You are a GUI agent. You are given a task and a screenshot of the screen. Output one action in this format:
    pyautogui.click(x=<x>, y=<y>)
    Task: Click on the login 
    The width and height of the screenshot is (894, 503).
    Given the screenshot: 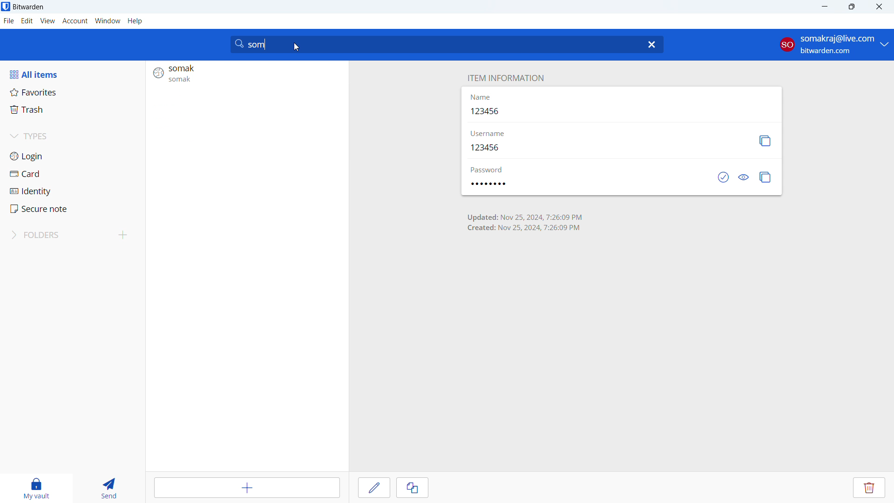 What is the action you would take?
    pyautogui.click(x=72, y=156)
    